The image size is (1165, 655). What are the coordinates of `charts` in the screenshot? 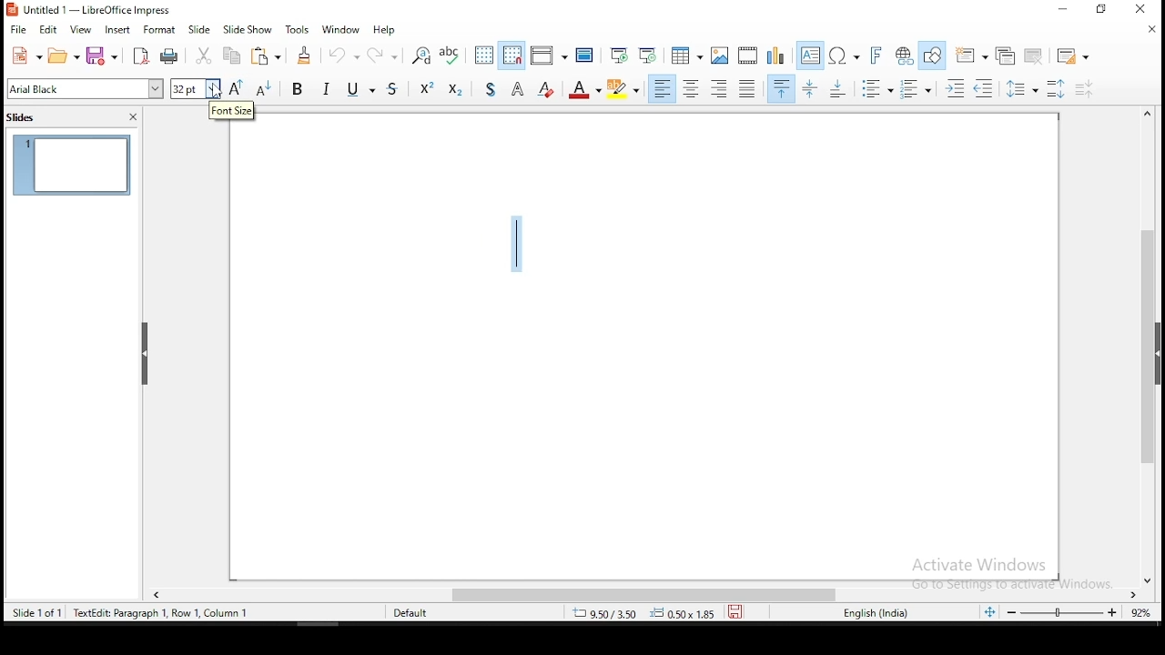 It's located at (776, 55).